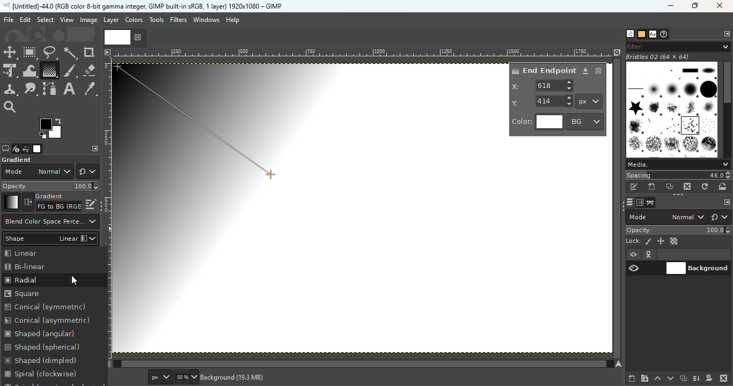  I want to click on Open brush as image, so click(723, 186).